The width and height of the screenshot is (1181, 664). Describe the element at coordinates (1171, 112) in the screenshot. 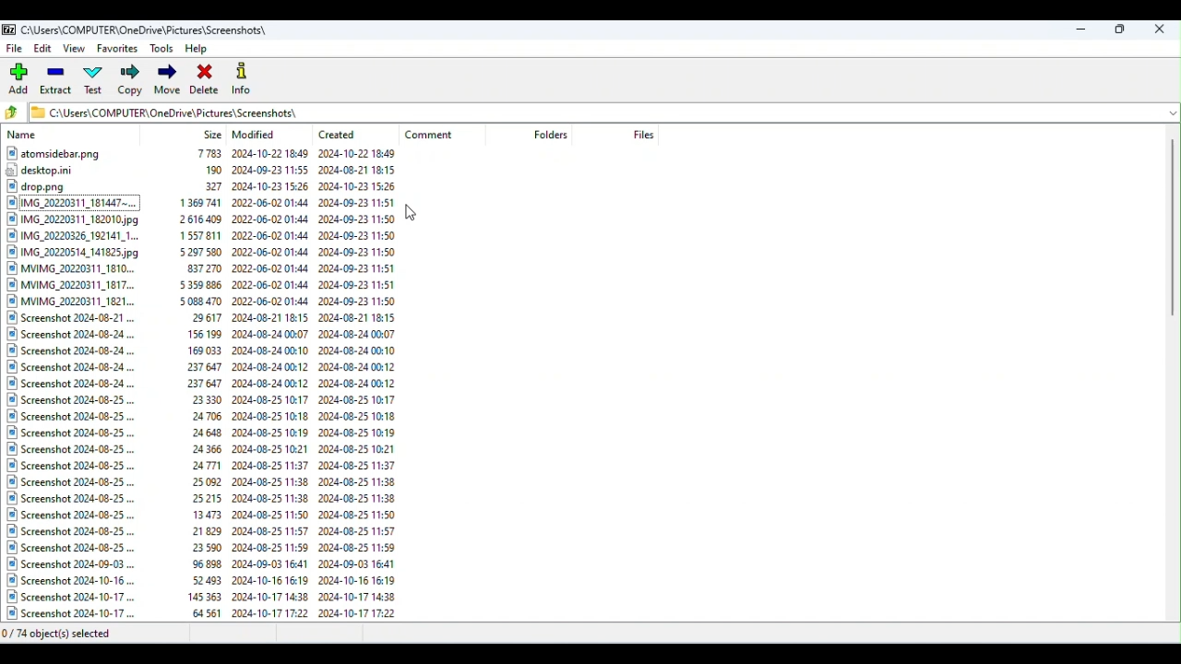

I see `Drop down menu` at that location.